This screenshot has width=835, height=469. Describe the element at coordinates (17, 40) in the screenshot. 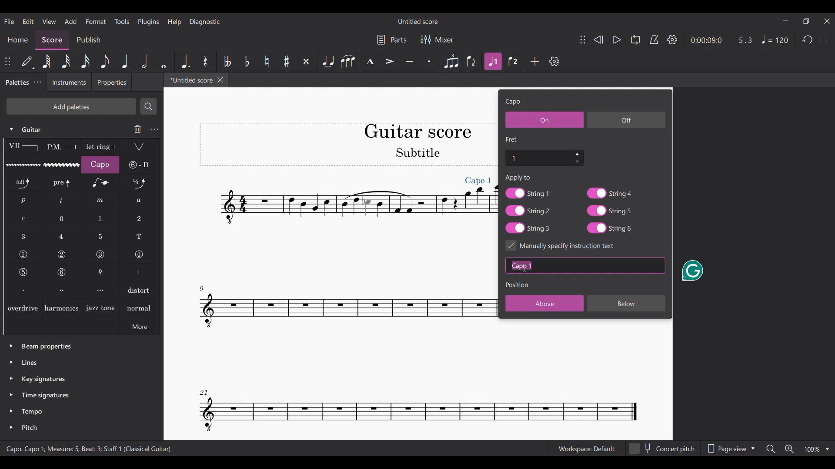

I see `Home` at that location.